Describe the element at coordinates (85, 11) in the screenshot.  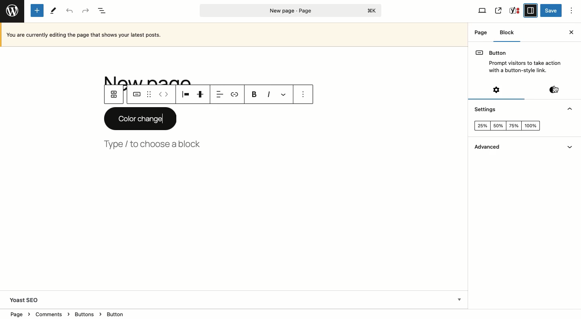
I see `Redo` at that location.